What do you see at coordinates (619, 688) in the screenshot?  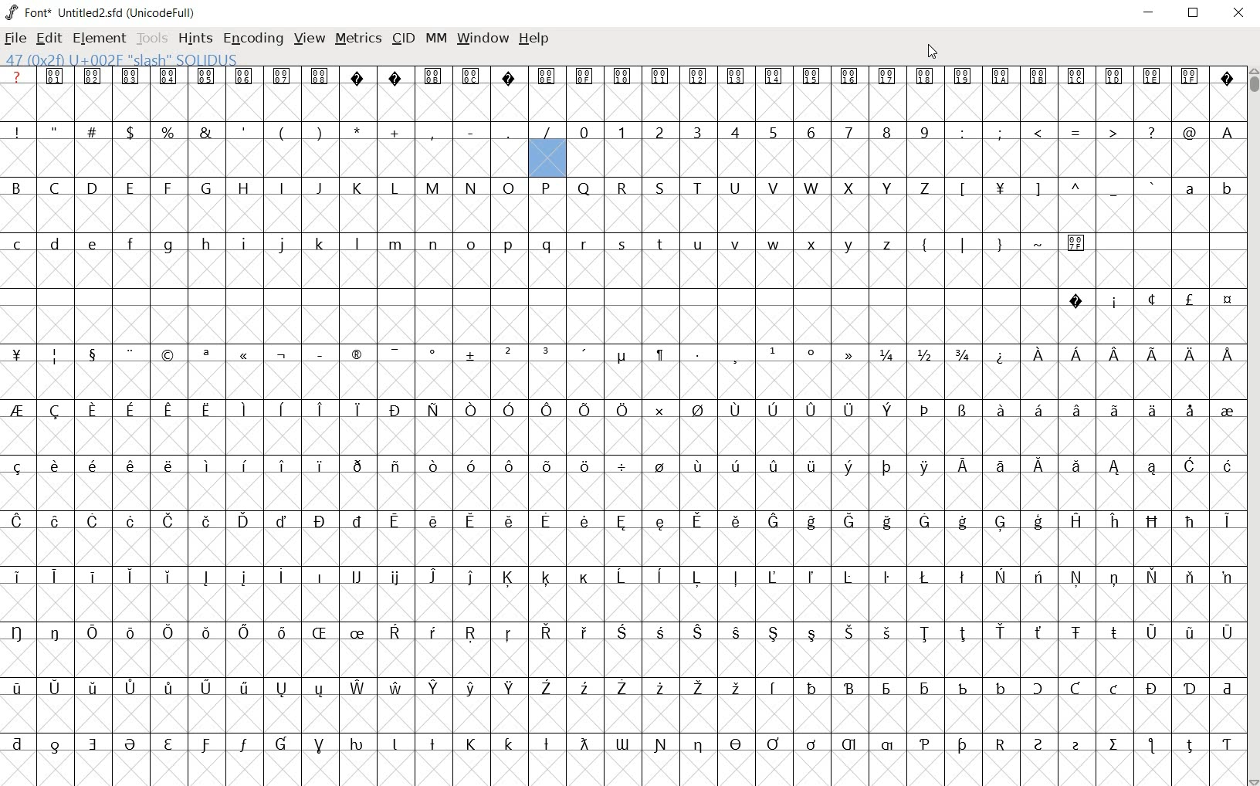 I see `special letters` at bounding box center [619, 688].